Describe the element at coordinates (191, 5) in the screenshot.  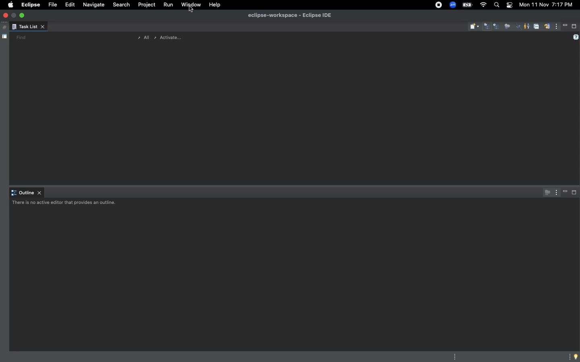
I see `Window` at that location.